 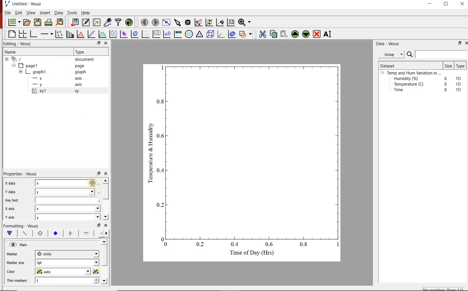 What do you see at coordinates (402, 91) in the screenshot?
I see `Time` at bounding box center [402, 91].